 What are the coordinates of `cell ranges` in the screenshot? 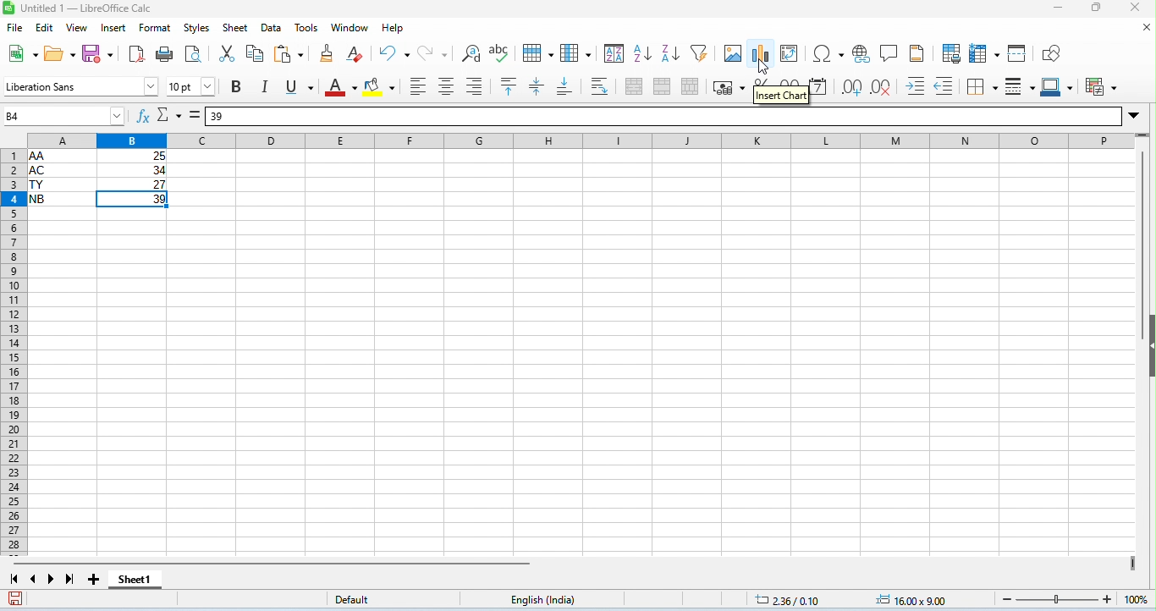 It's located at (97, 179).